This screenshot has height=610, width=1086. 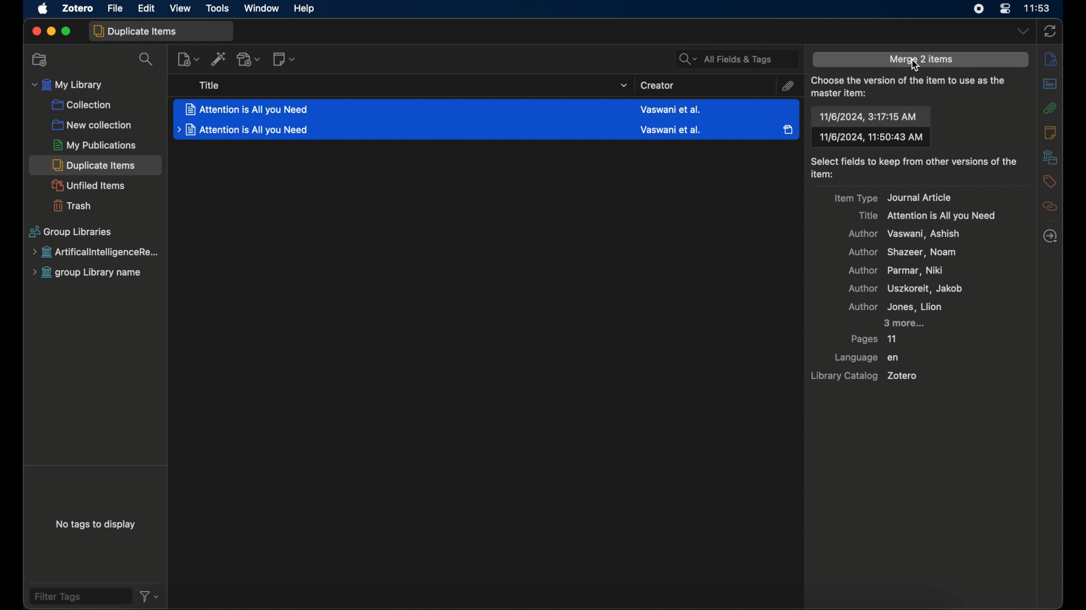 I want to click on pages 11, so click(x=876, y=339).